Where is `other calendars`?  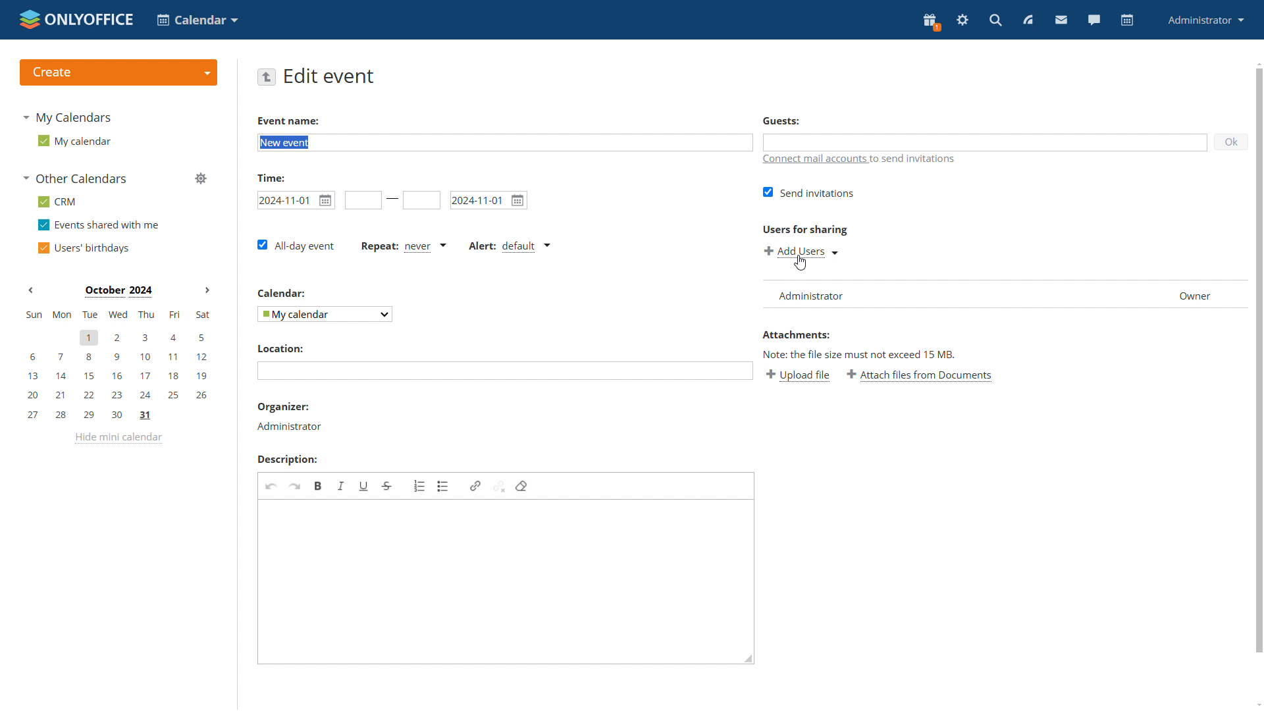 other calendars is located at coordinates (76, 179).